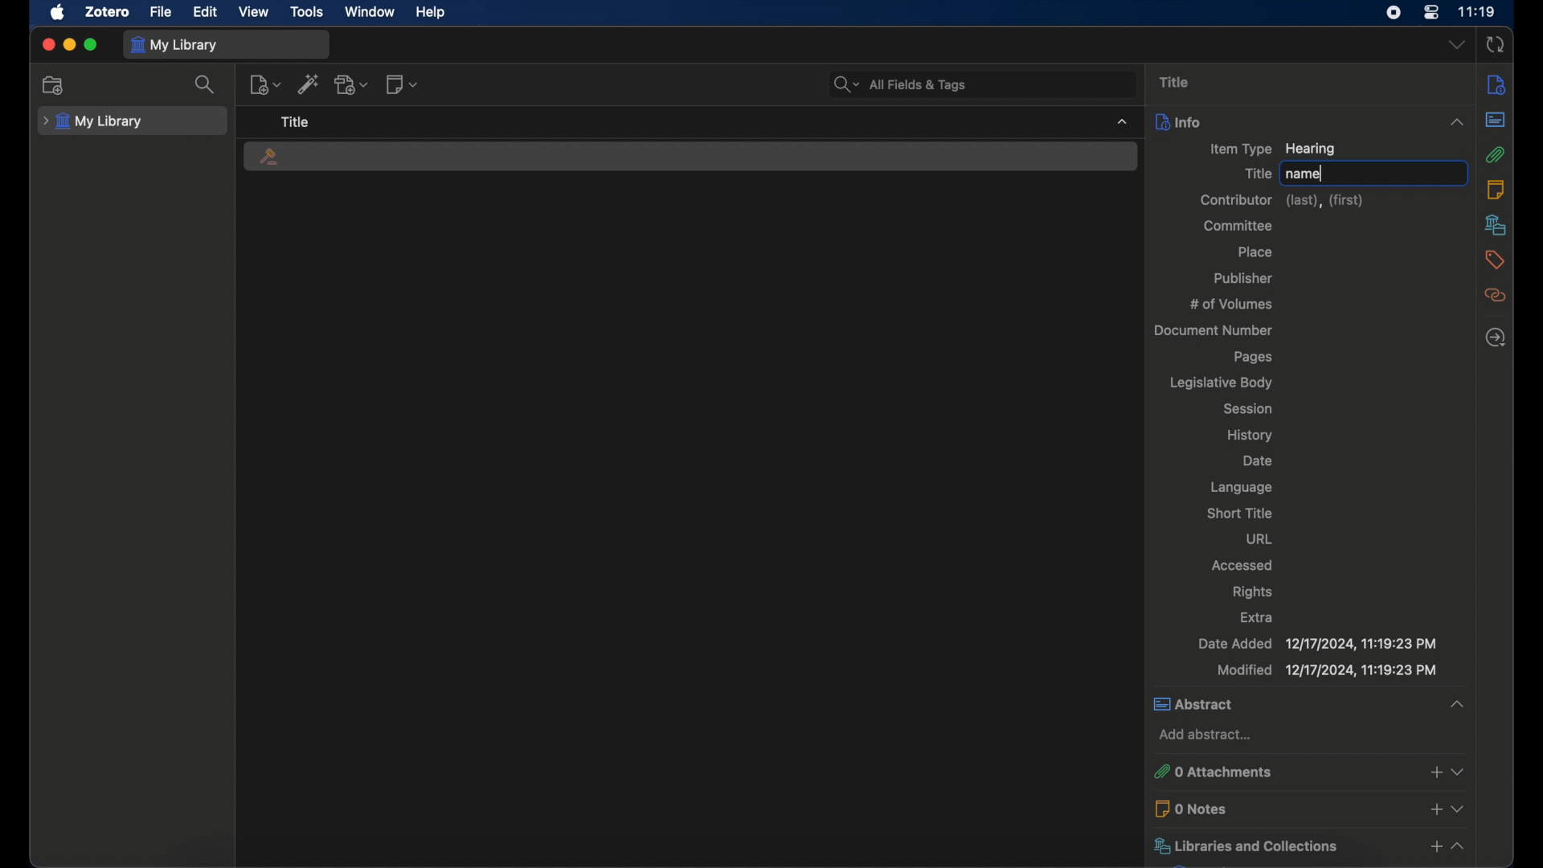 Image resolution: width=1543 pixels, height=868 pixels. I want to click on tools, so click(308, 10).